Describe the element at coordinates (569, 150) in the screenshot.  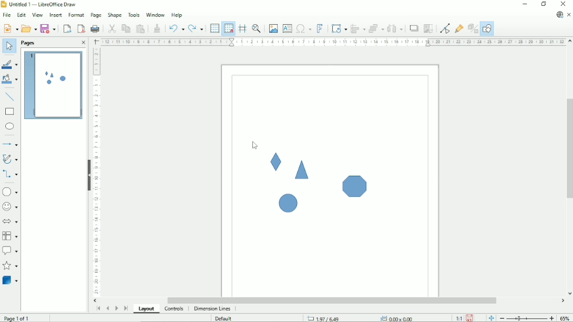
I see `Vertical scrollbar` at that location.